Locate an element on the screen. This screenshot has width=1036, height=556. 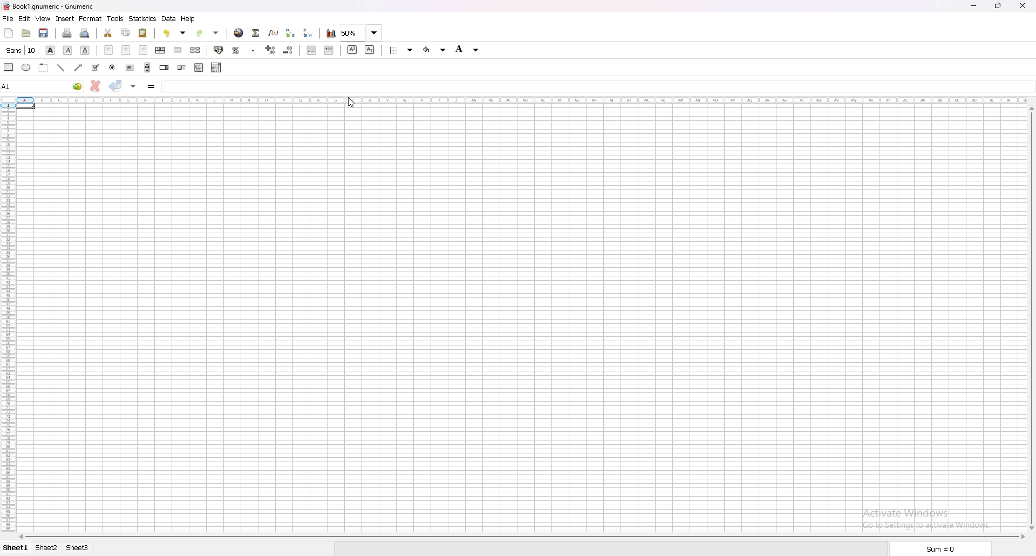
increase indent is located at coordinates (330, 51).